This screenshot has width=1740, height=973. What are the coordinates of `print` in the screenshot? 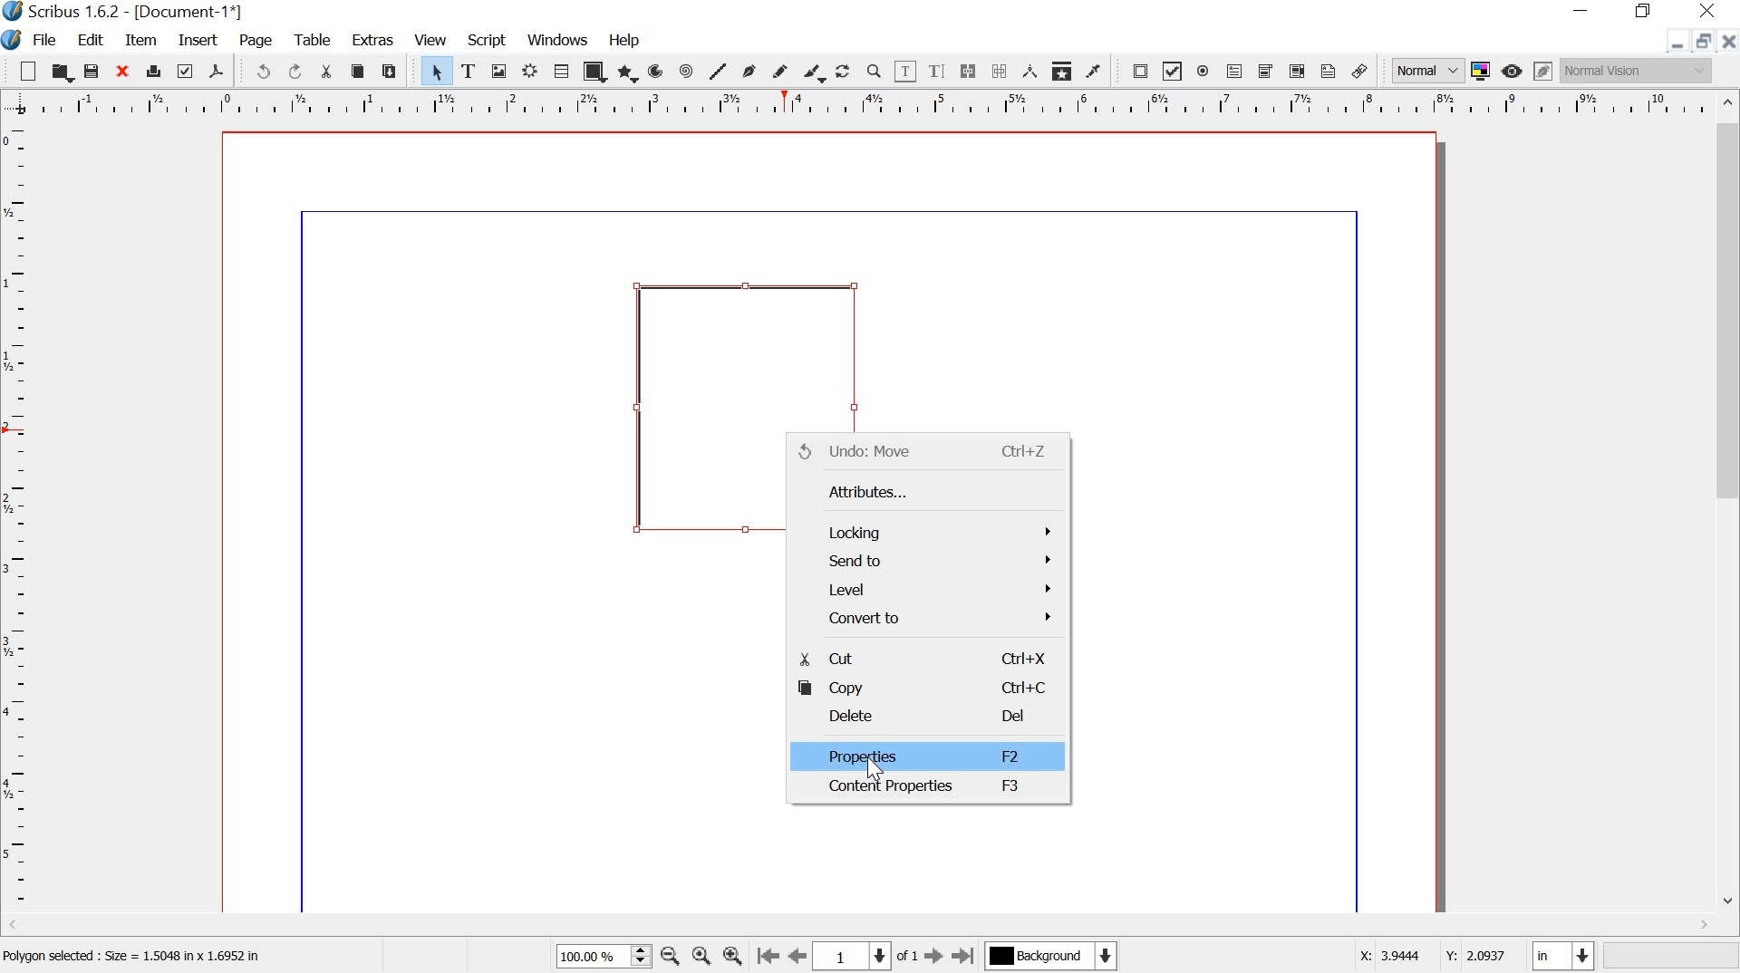 It's located at (154, 71).